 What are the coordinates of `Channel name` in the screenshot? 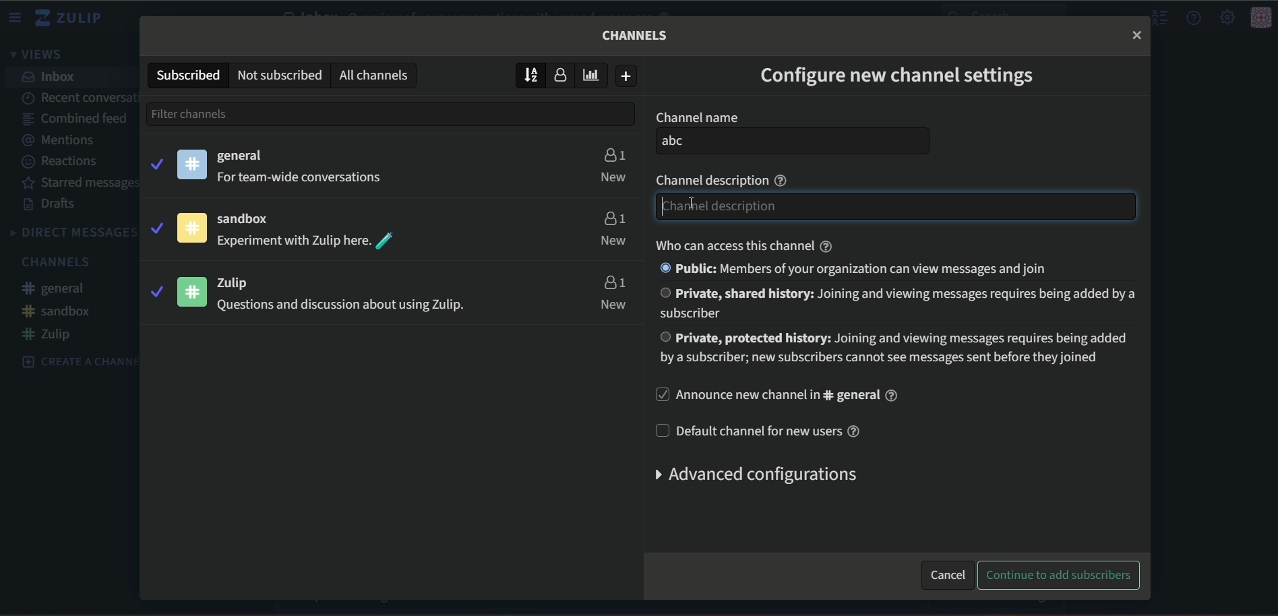 It's located at (698, 115).